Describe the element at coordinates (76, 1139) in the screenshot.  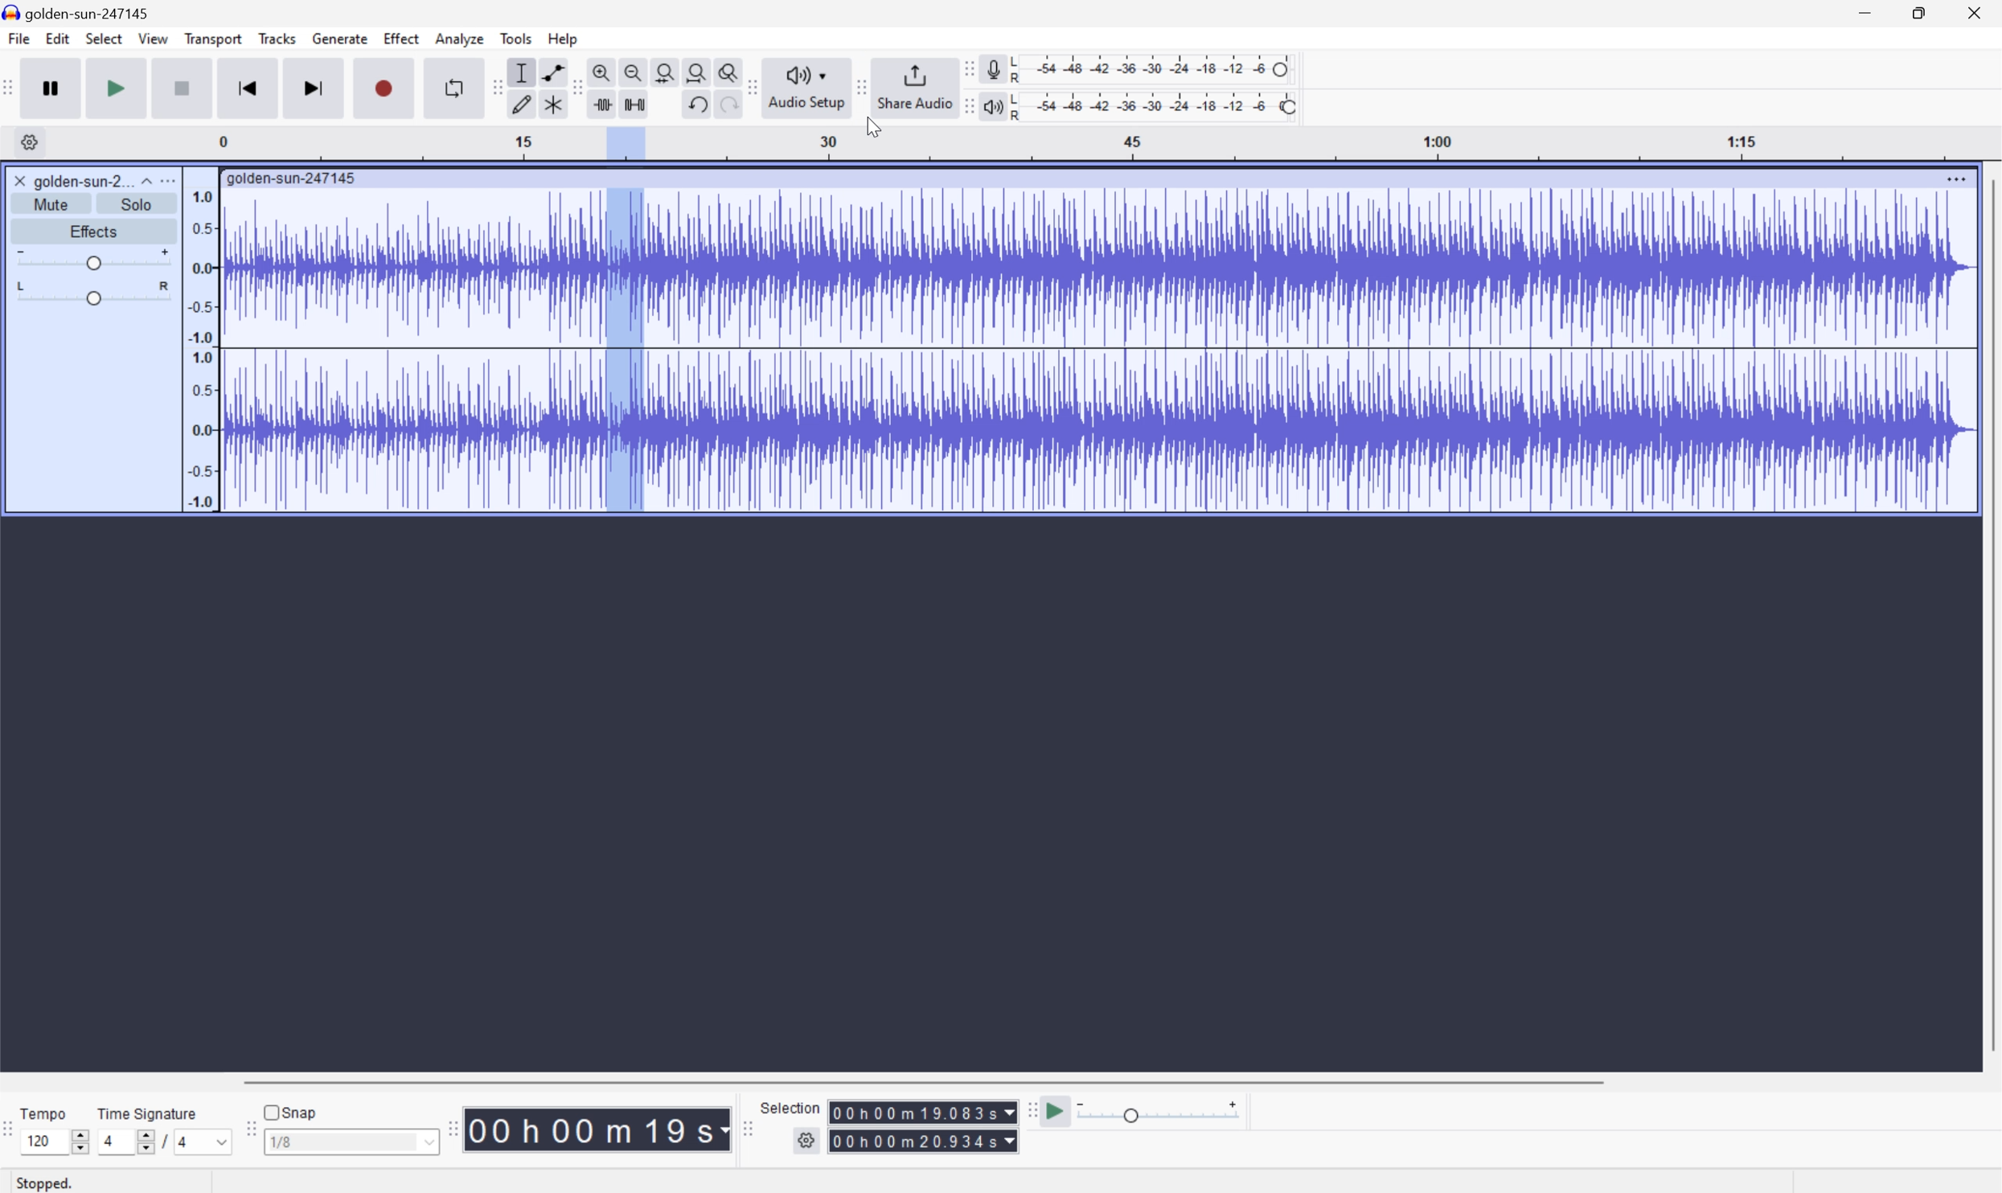
I see `Slider` at that location.